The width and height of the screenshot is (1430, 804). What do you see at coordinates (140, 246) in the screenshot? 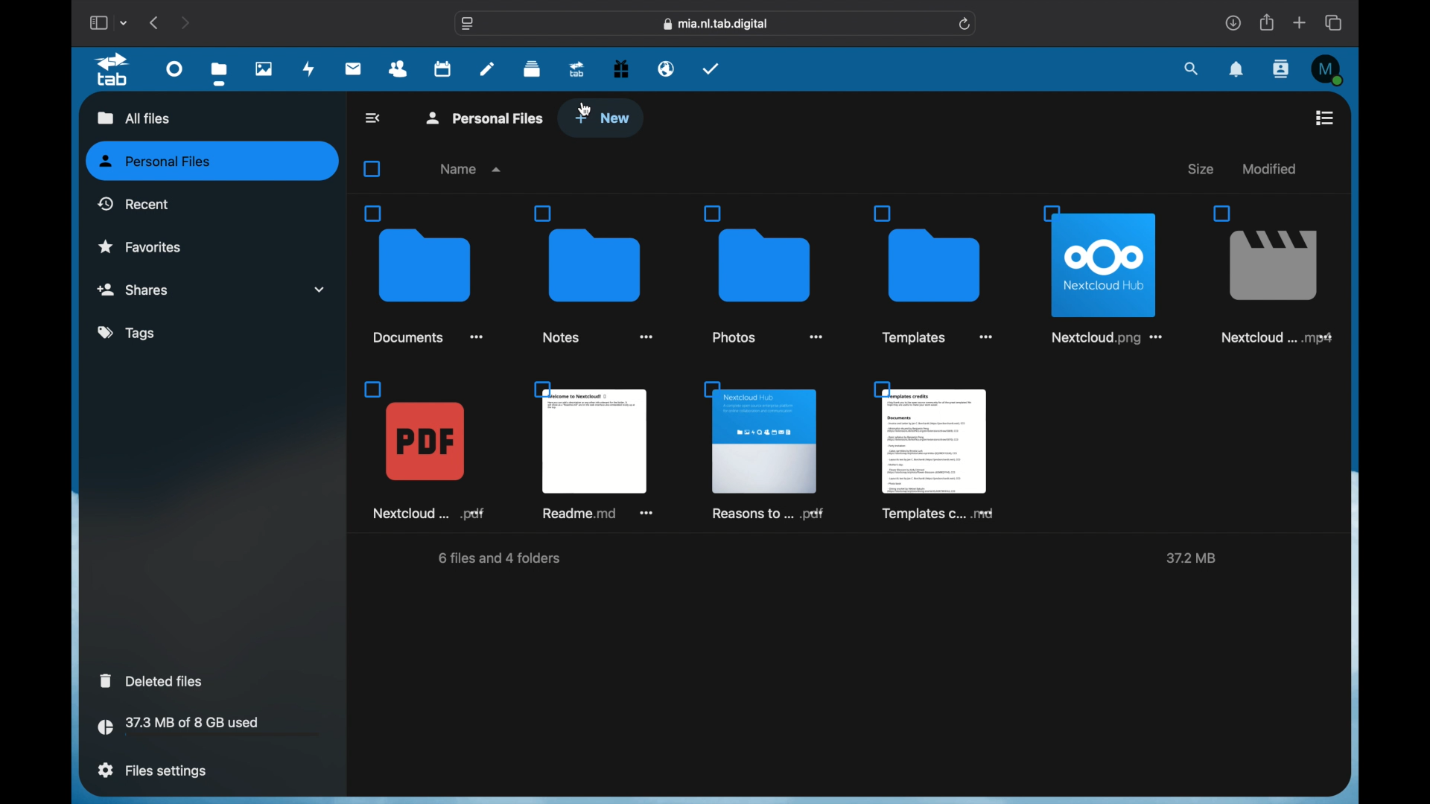
I see `favorites` at bounding box center [140, 246].